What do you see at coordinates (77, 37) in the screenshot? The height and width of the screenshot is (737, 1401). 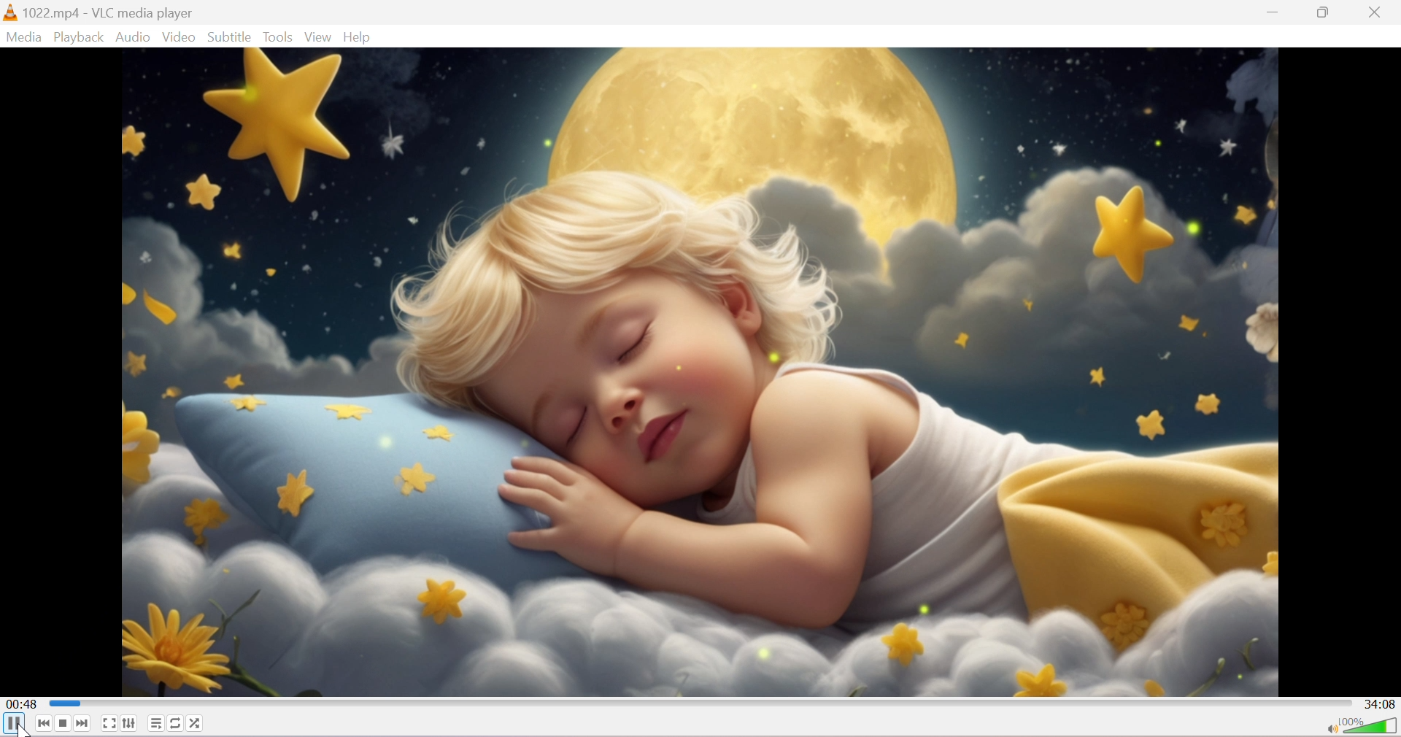 I see `Playback` at bounding box center [77, 37].